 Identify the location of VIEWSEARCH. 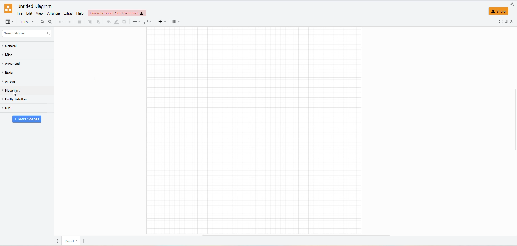
(9, 22).